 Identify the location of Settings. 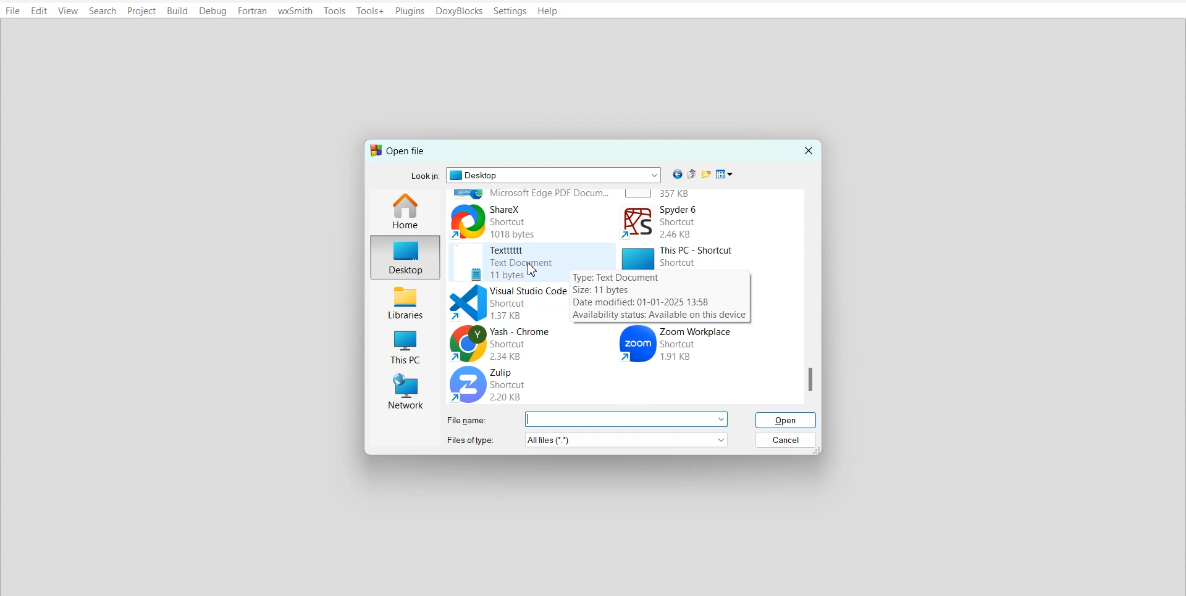
(510, 11).